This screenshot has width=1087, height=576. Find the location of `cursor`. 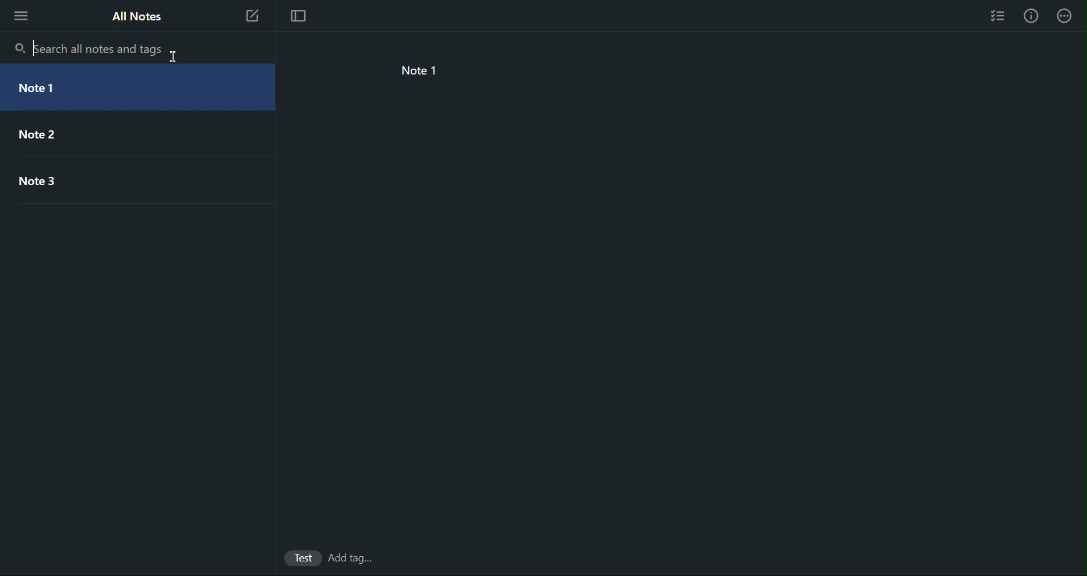

cursor is located at coordinates (176, 59).